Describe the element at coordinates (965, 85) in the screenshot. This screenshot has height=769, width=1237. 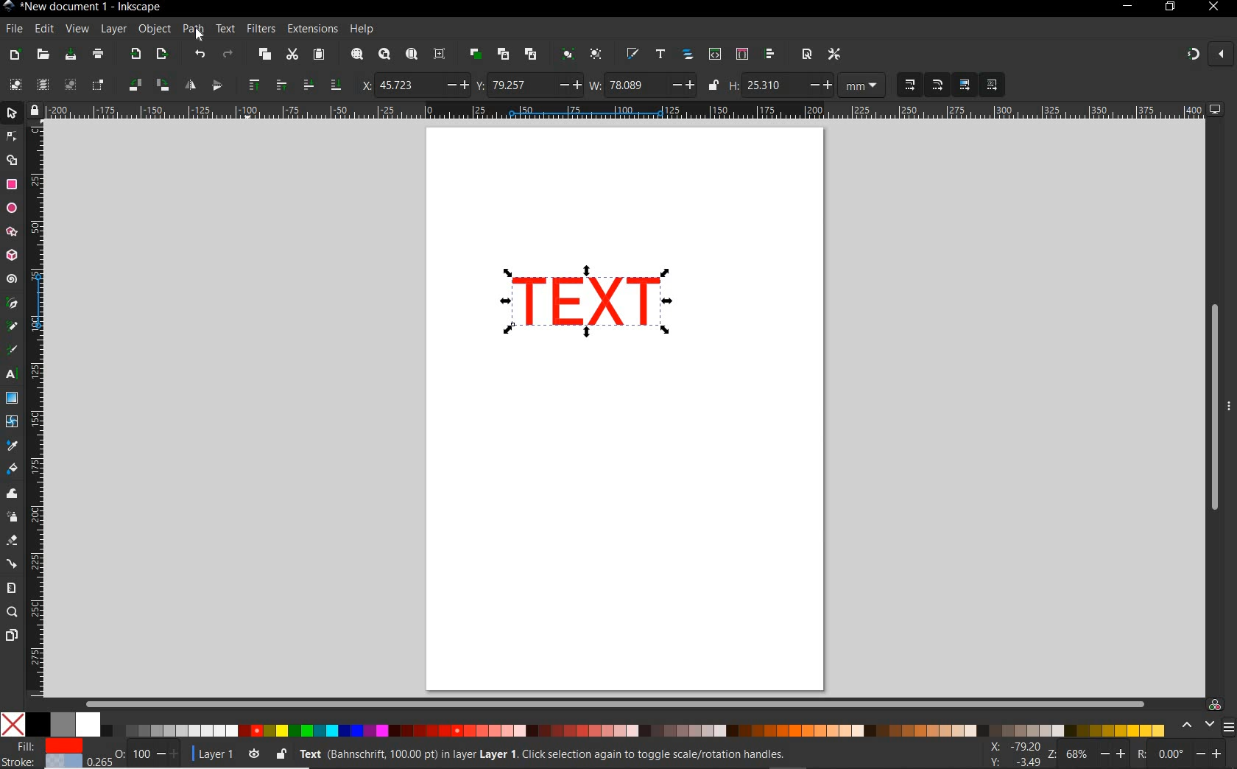
I see `MOVE GRADIENTS` at that location.